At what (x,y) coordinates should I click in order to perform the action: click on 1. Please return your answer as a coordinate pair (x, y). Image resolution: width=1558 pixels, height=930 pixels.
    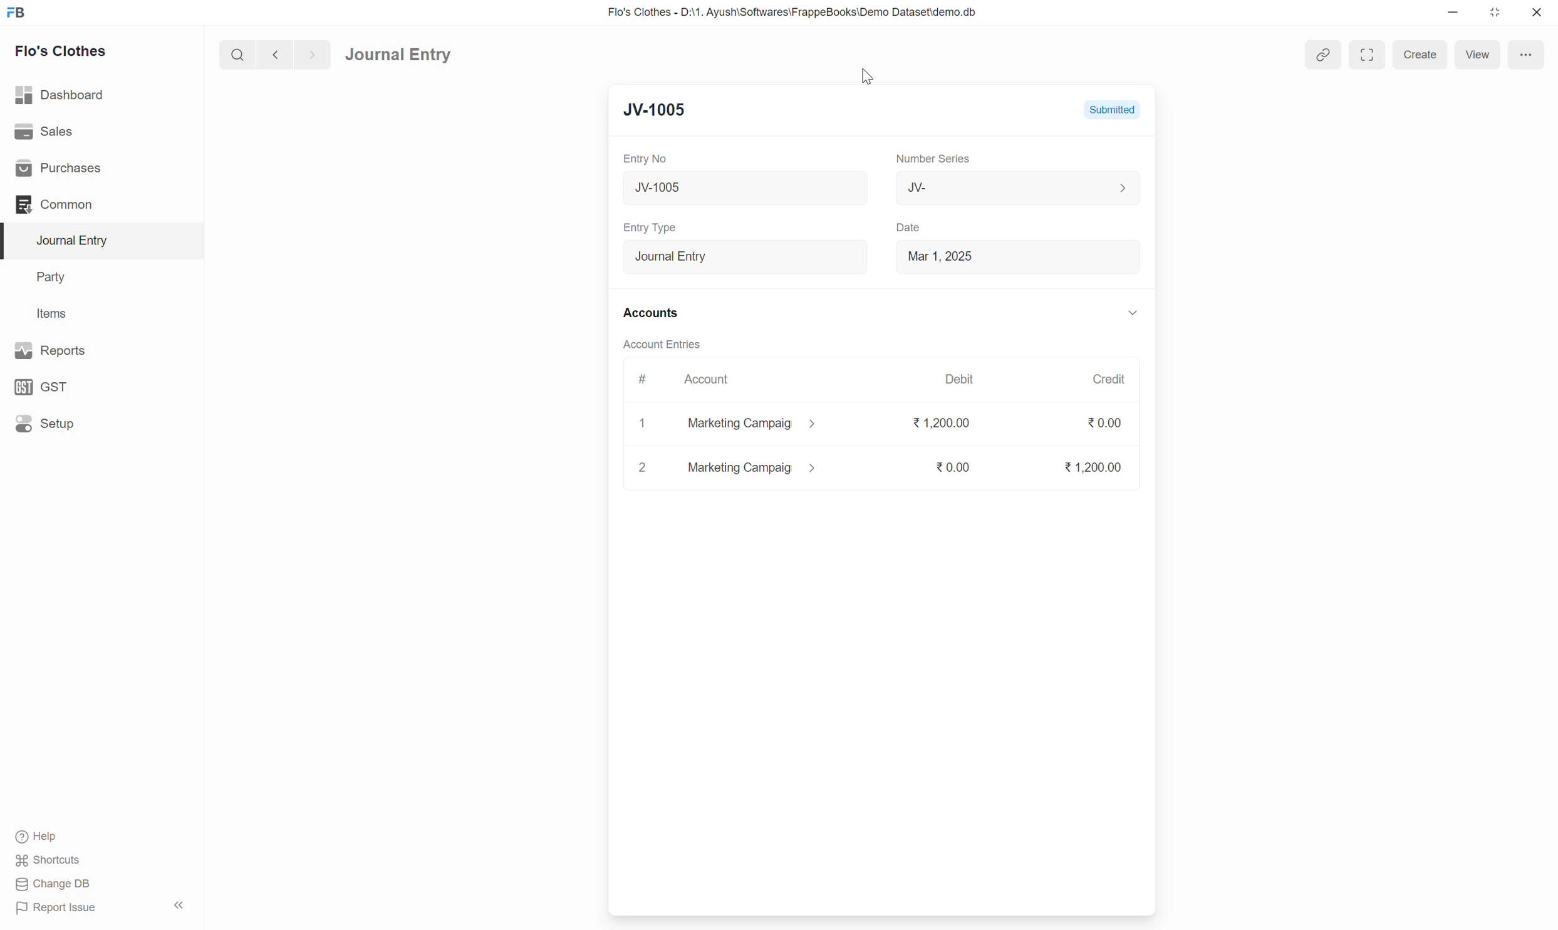
    Looking at the image, I should click on (644, 424).